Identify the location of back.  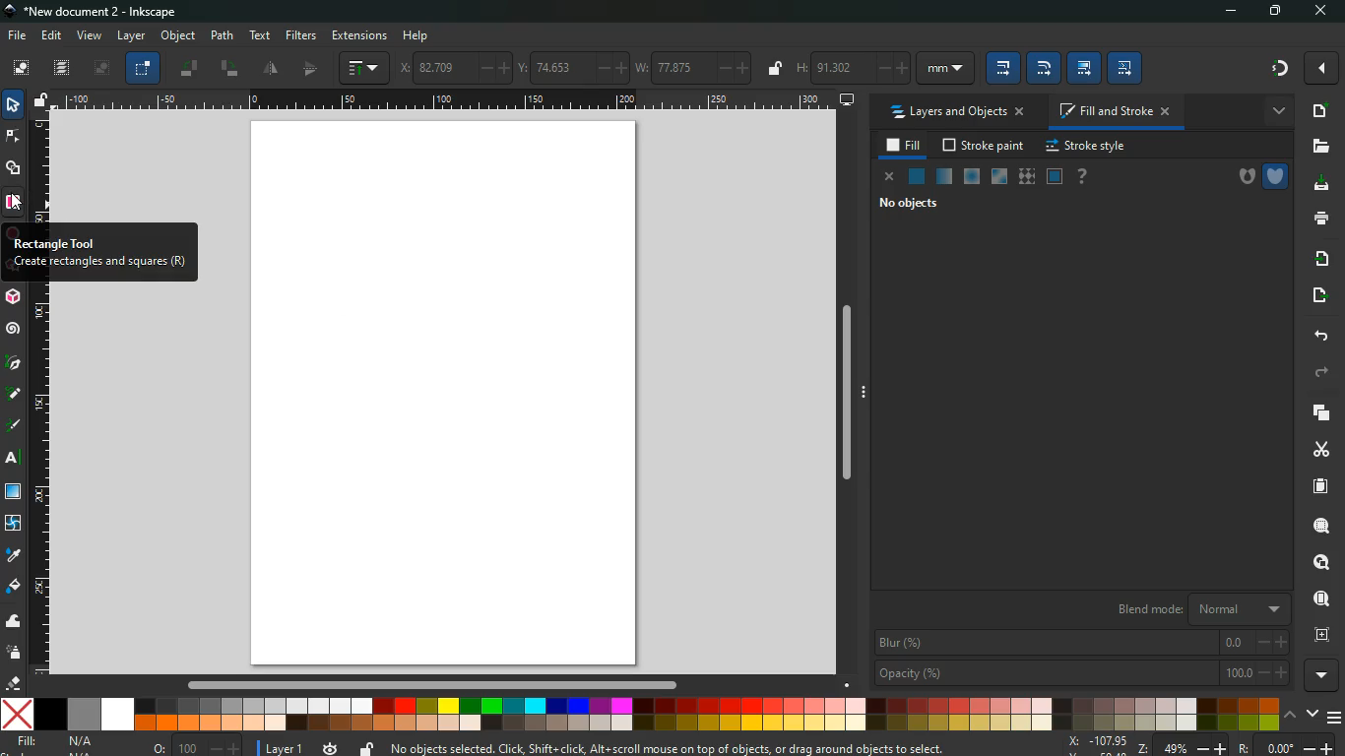
(1321, 336).